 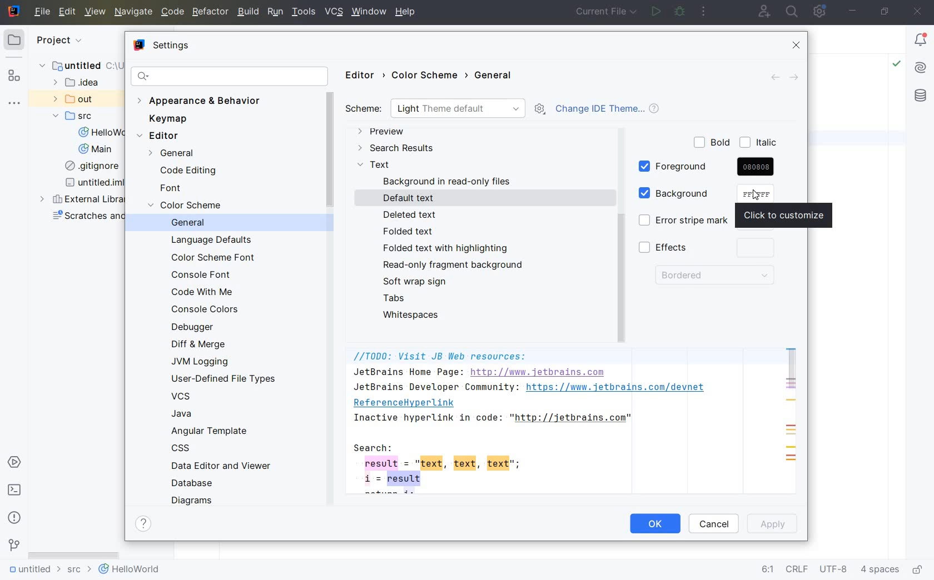 I want to click on system name, so click(x=13, y=12).